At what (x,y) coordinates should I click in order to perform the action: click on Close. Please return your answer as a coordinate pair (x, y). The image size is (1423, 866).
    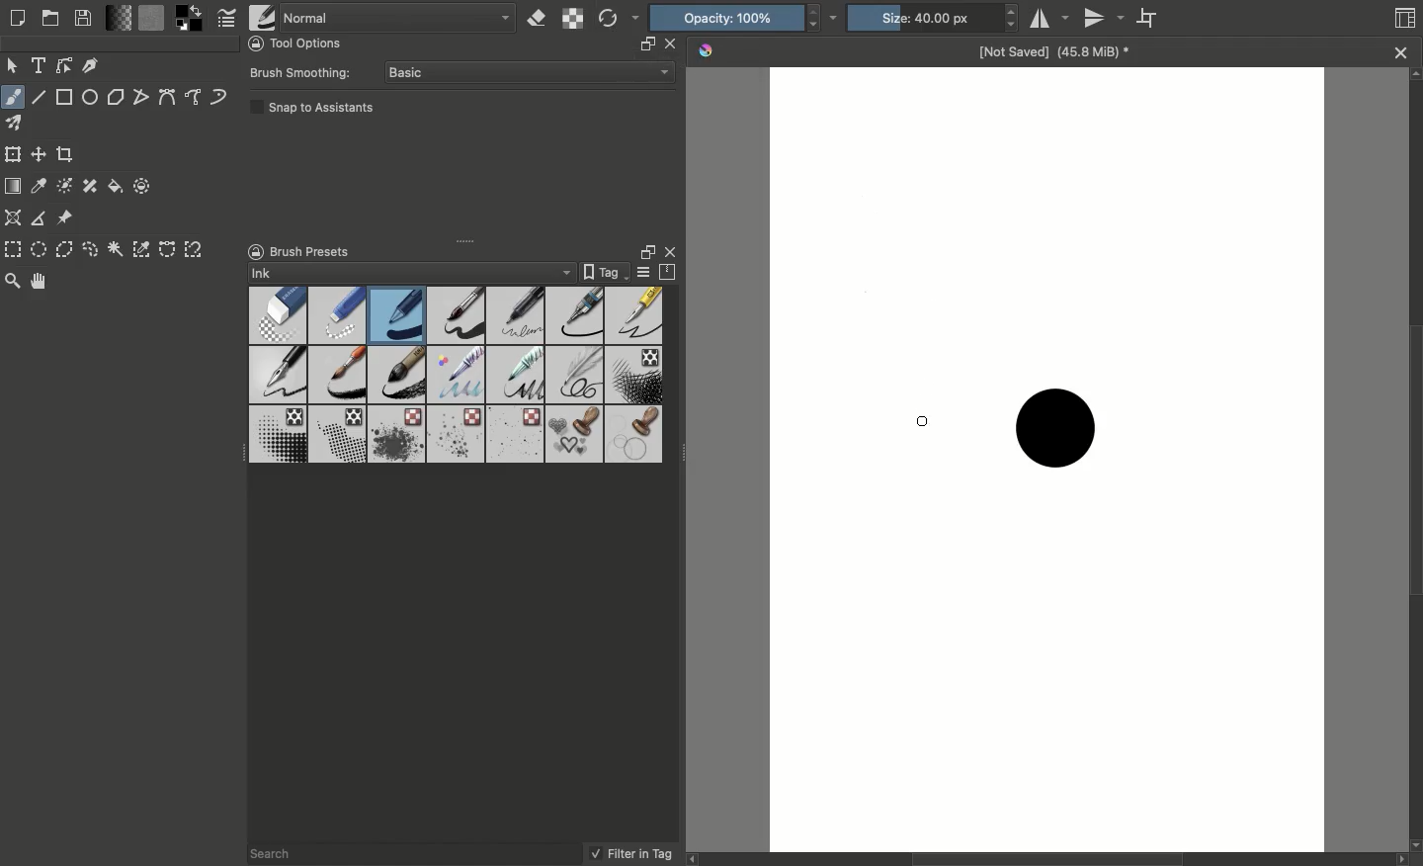
    Looking at the image, I should click on (675, 251).